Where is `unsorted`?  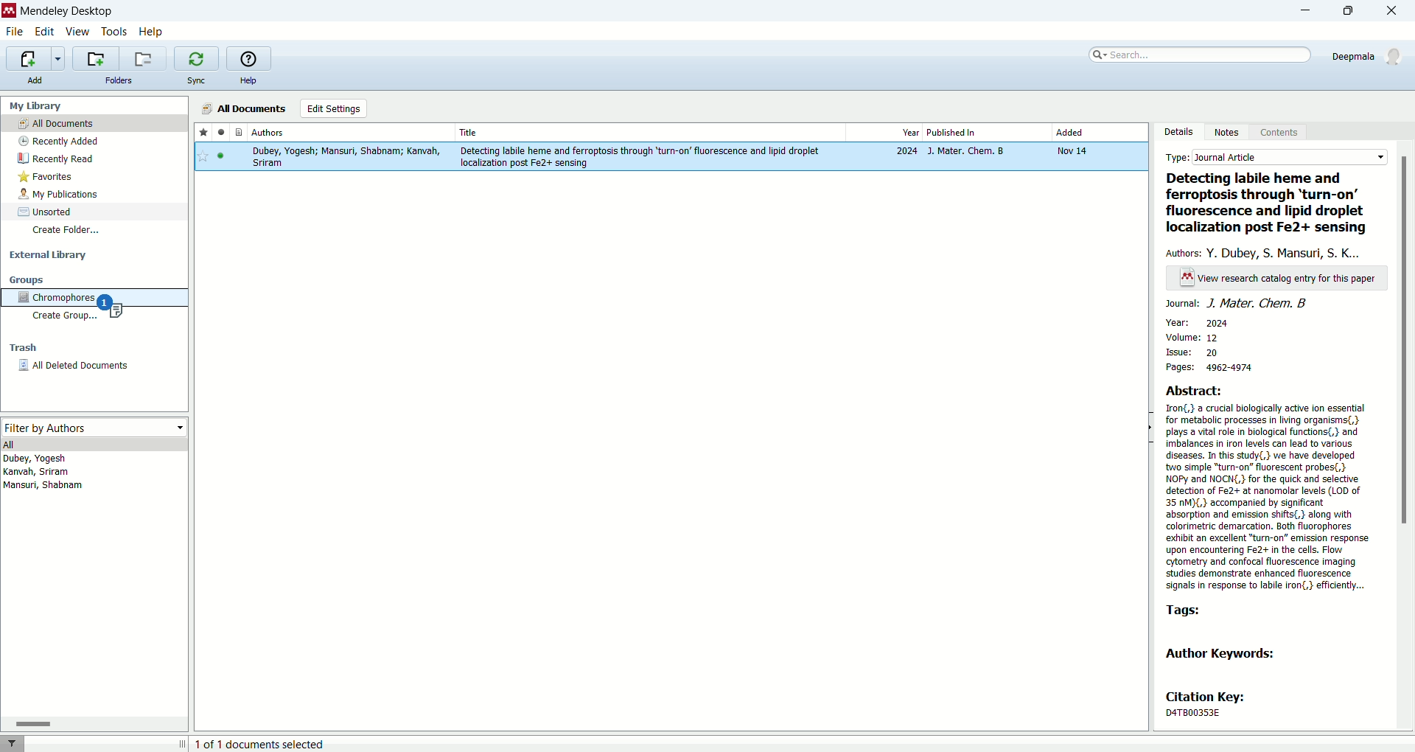
unsorted is located at coordinates (45, 212).